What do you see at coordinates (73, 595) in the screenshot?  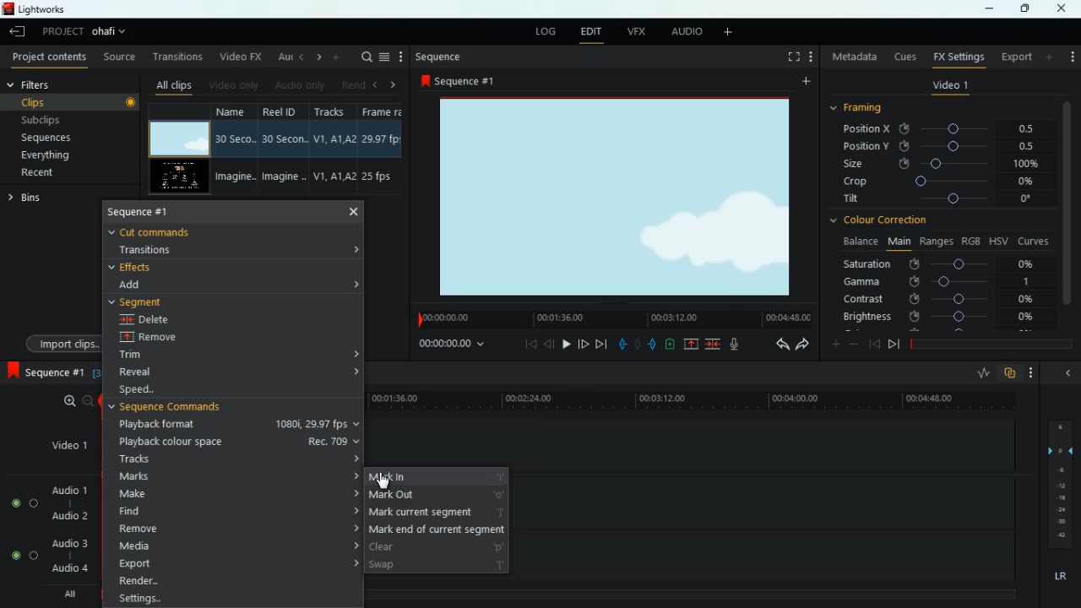 I see `All` at bounding box center [73, 595].